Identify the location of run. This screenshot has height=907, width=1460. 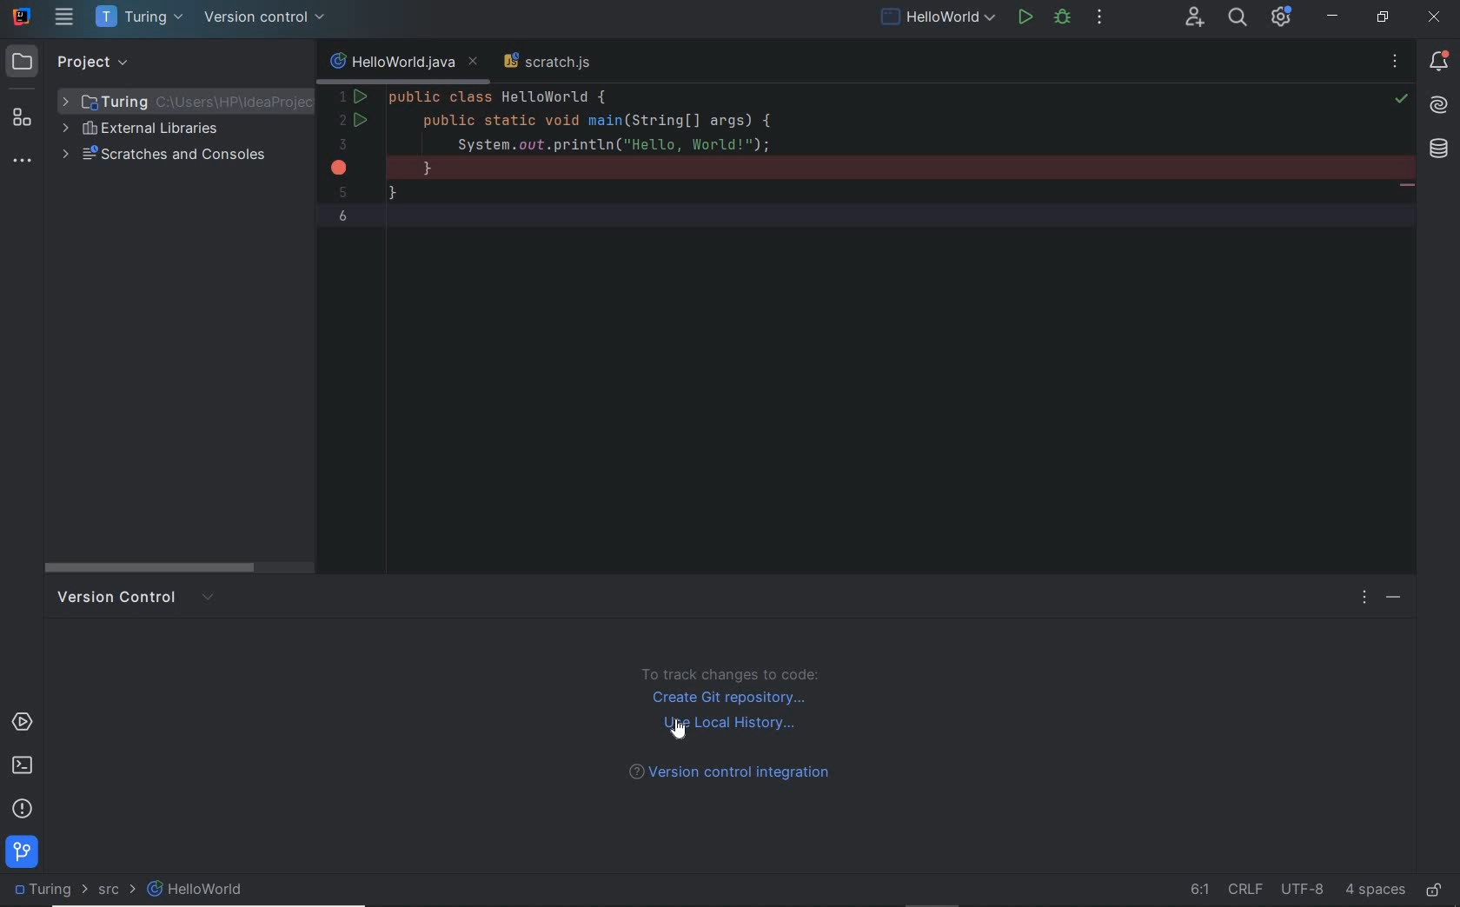
(1027, 18).